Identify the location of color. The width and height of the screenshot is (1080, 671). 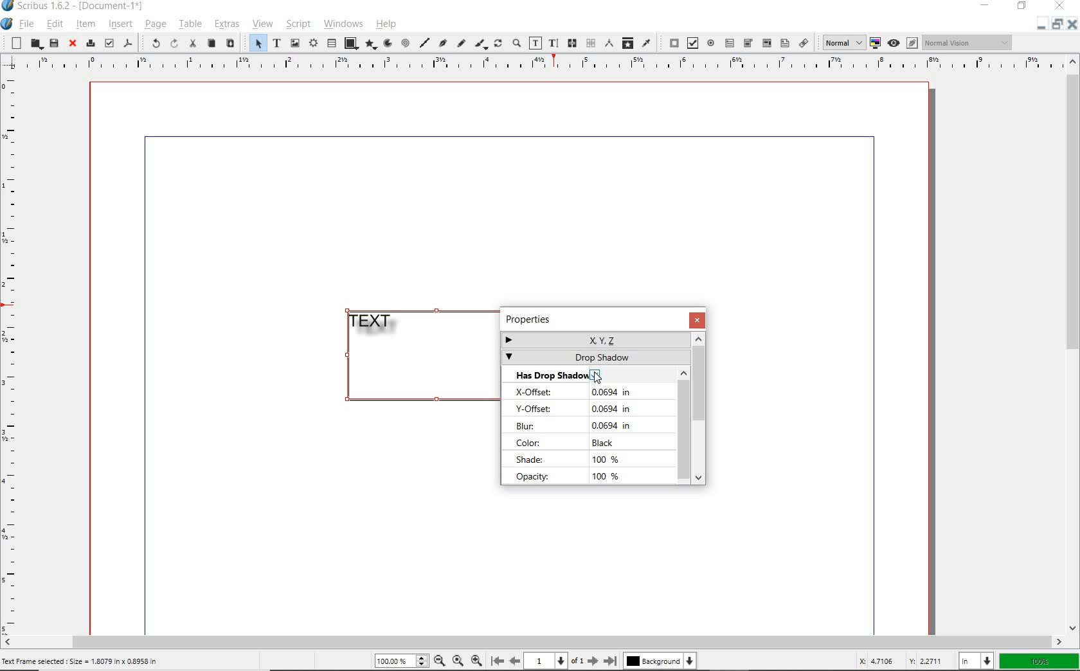
(572, 443).